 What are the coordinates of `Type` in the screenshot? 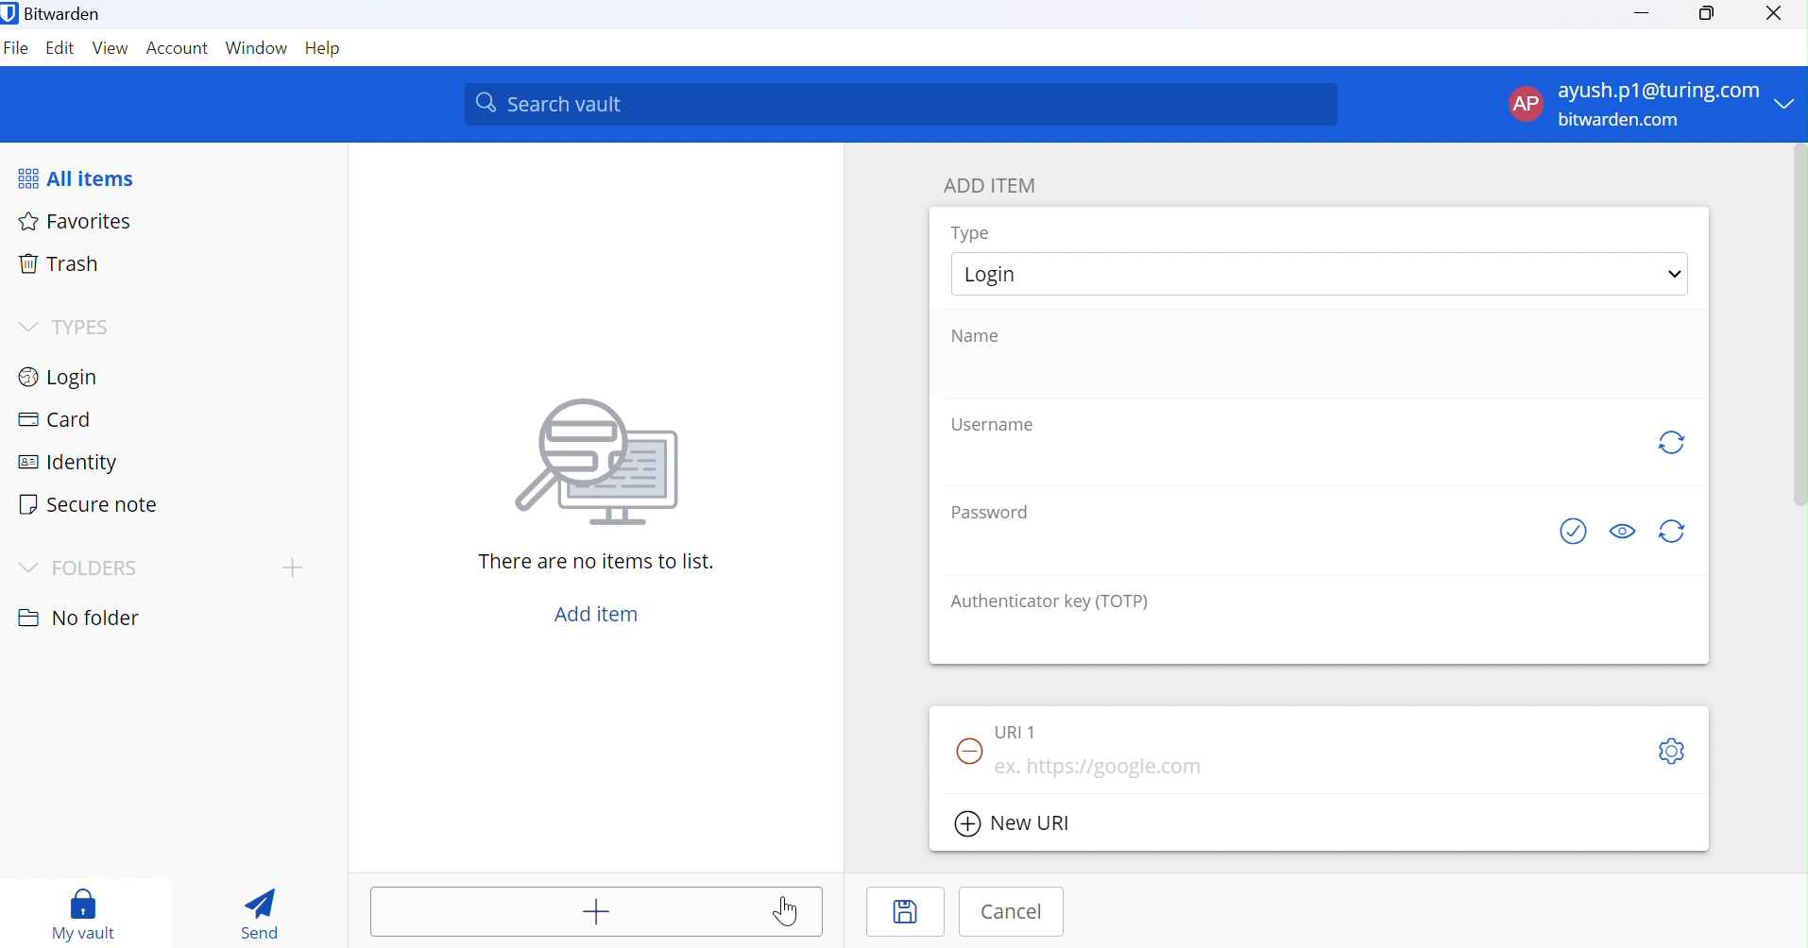 It's located at (971, 232).